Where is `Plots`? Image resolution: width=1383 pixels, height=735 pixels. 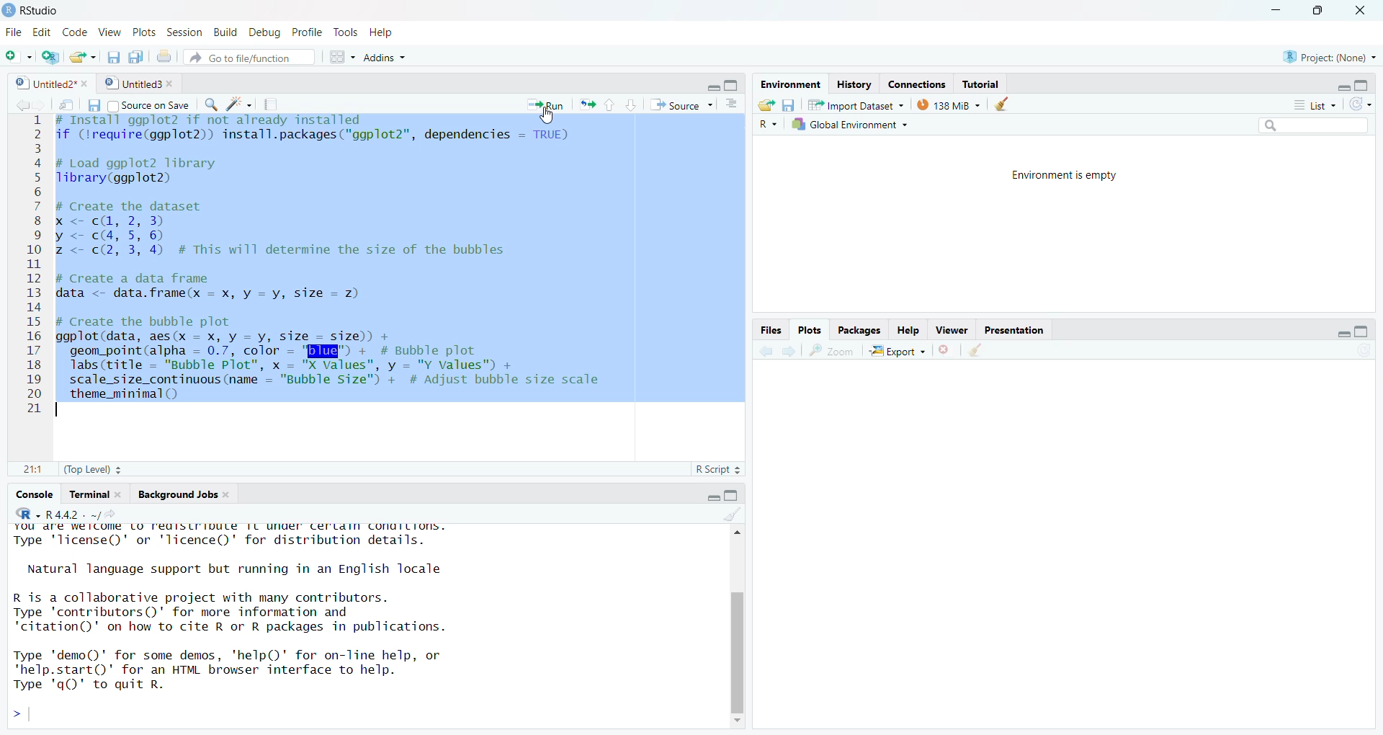 Plots is located at coordinates (145, 32).